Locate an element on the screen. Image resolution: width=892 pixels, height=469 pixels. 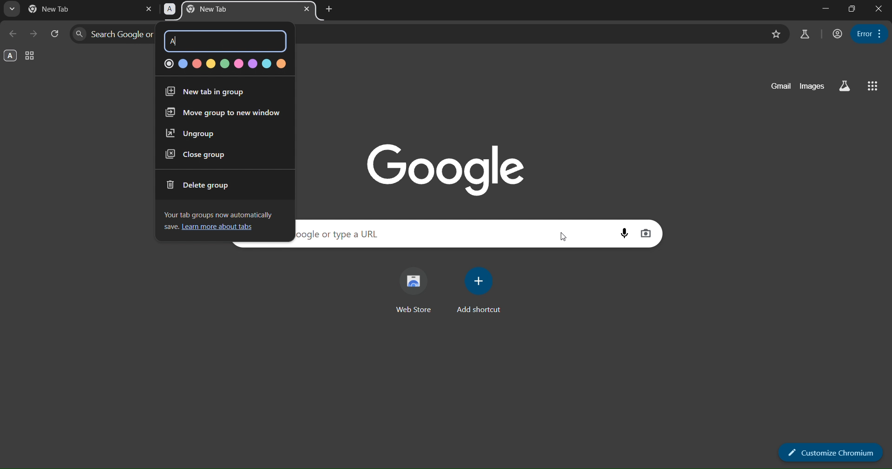
account is located at coordinates (836, 33).